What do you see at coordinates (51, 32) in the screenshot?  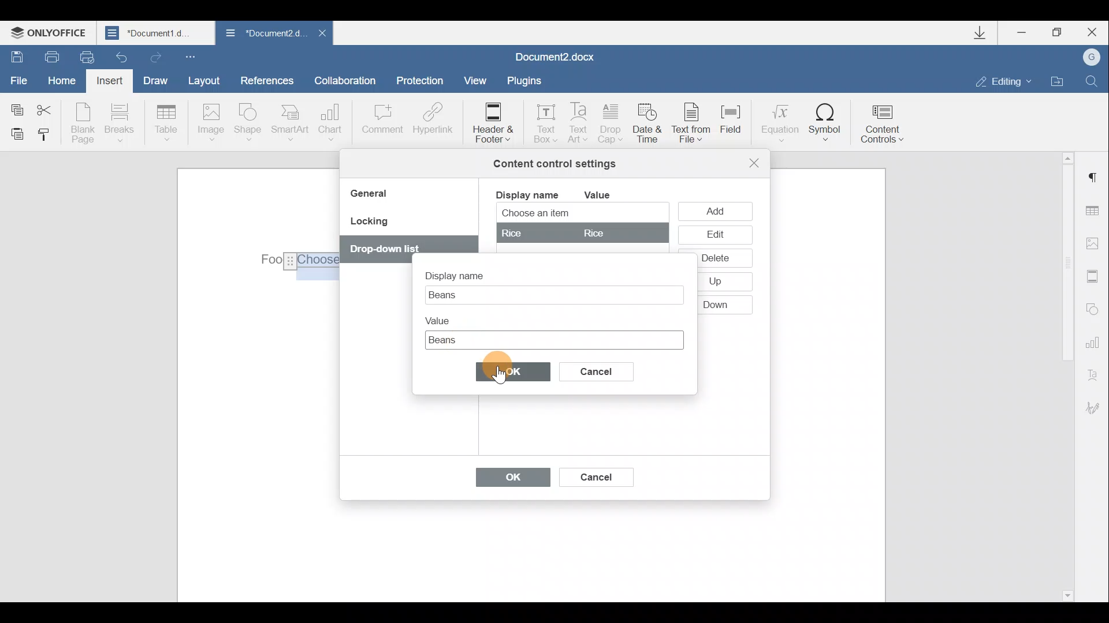 I see `ONLYOFFICE` at bounding box center [51, 32].